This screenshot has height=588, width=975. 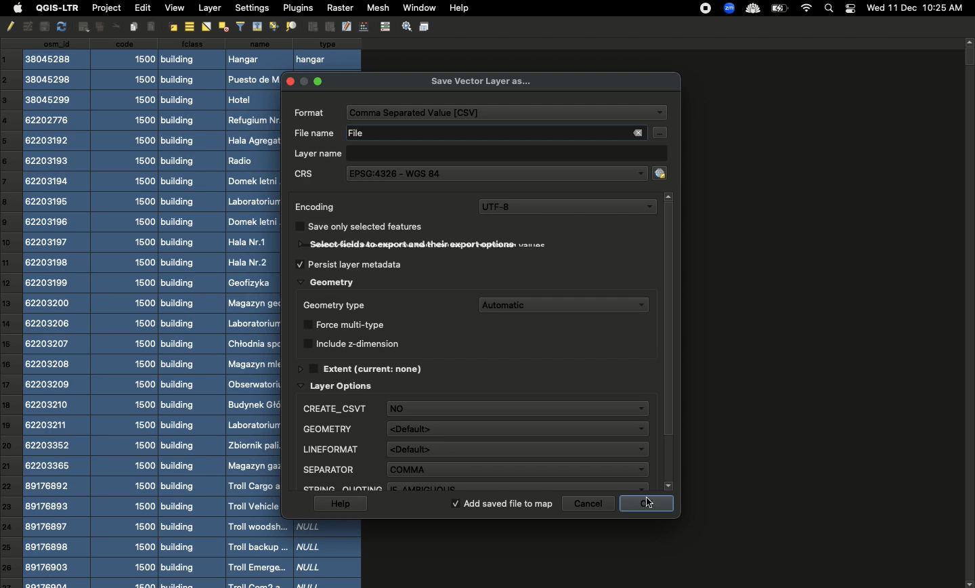 What do you see at coordinates (55, 8) in the screenshot?
I see `QGIS-LTR` at bounding box center [55, 8].